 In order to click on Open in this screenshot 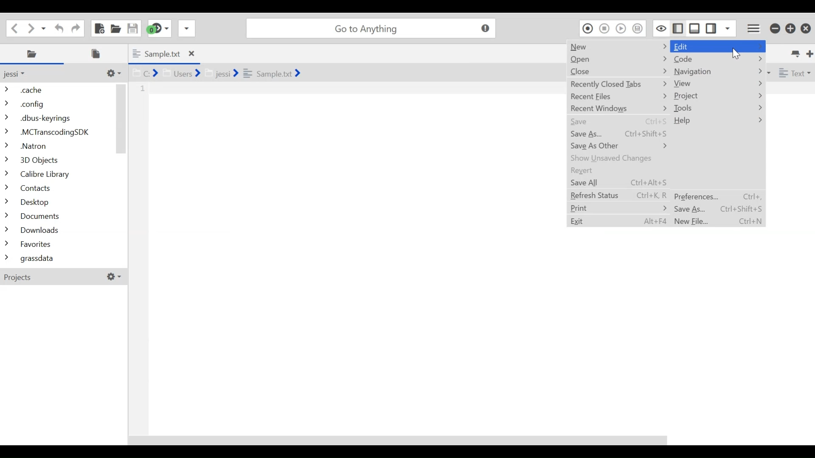, I will do `click(618, 59)`.